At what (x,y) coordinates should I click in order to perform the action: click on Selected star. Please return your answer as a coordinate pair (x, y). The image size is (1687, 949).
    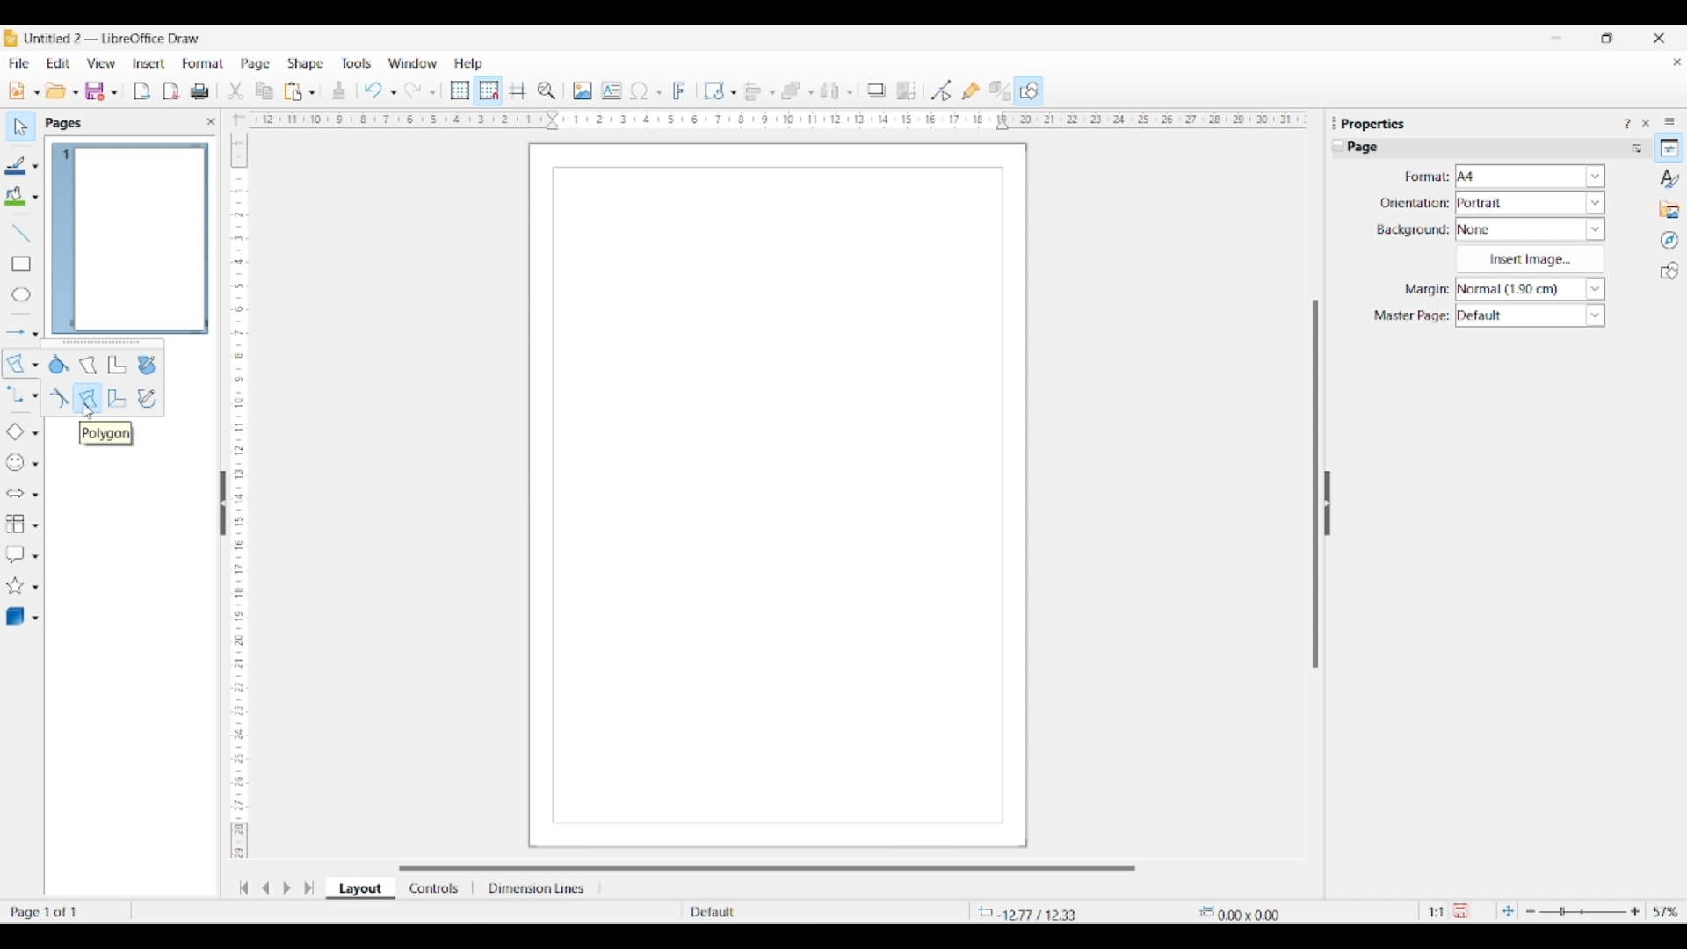
    Looking at the image, I should click on (15, 586).